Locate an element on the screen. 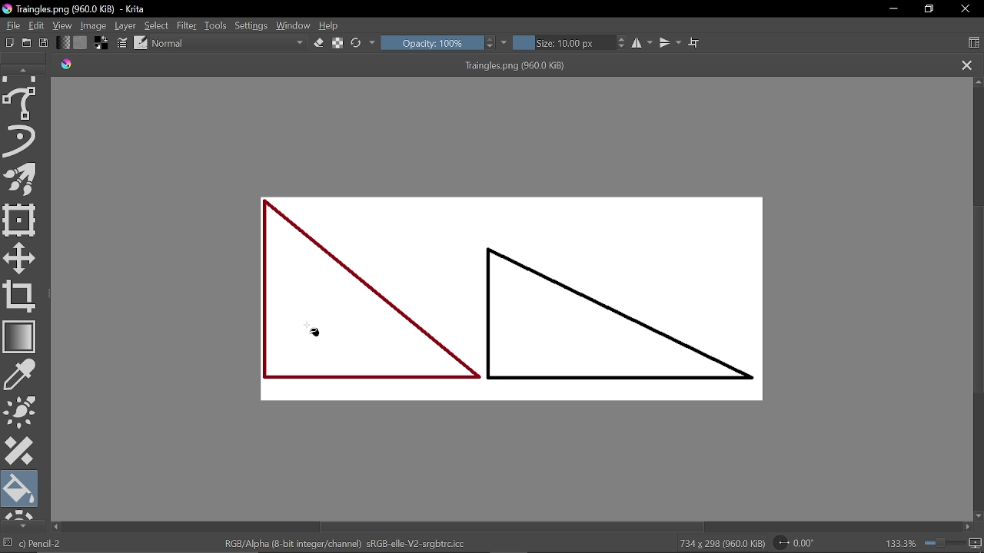 The image size is (984, 553). 734 x 298 (960.0 KiB) is located at coordinates (720, 544).